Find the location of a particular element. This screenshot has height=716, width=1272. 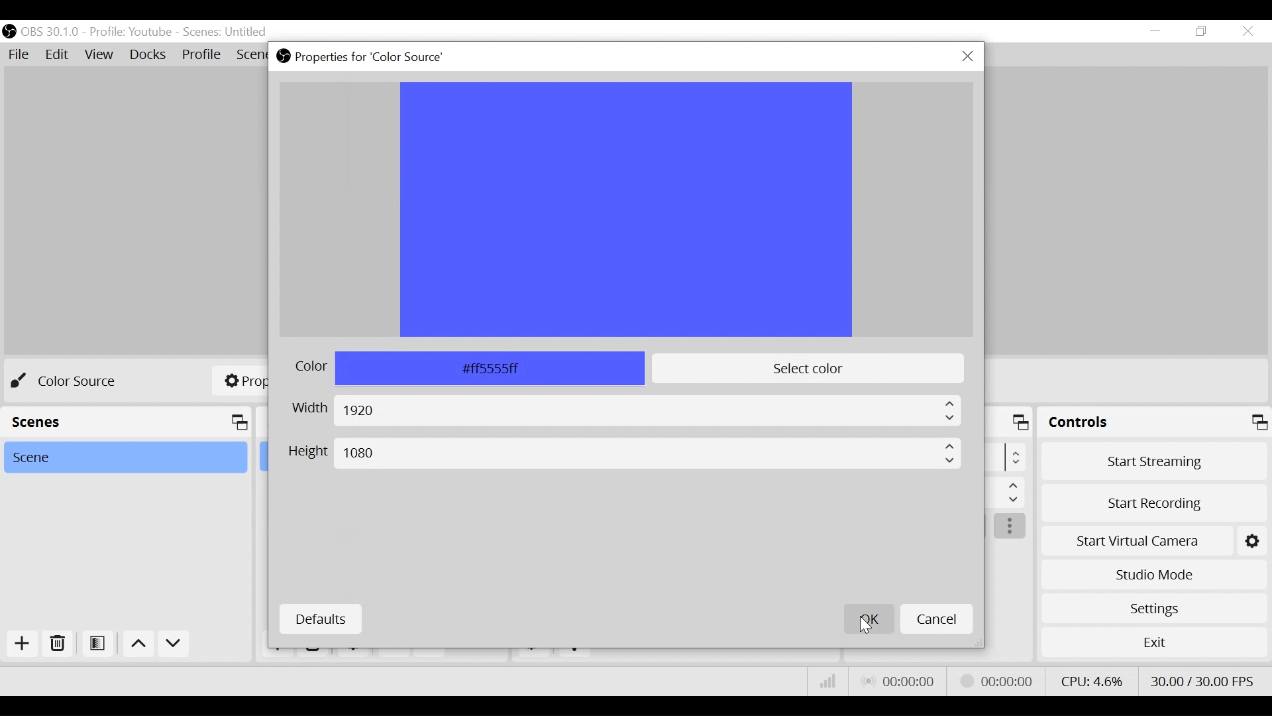

Properties for Color Source is located at coordinates (368, 57).